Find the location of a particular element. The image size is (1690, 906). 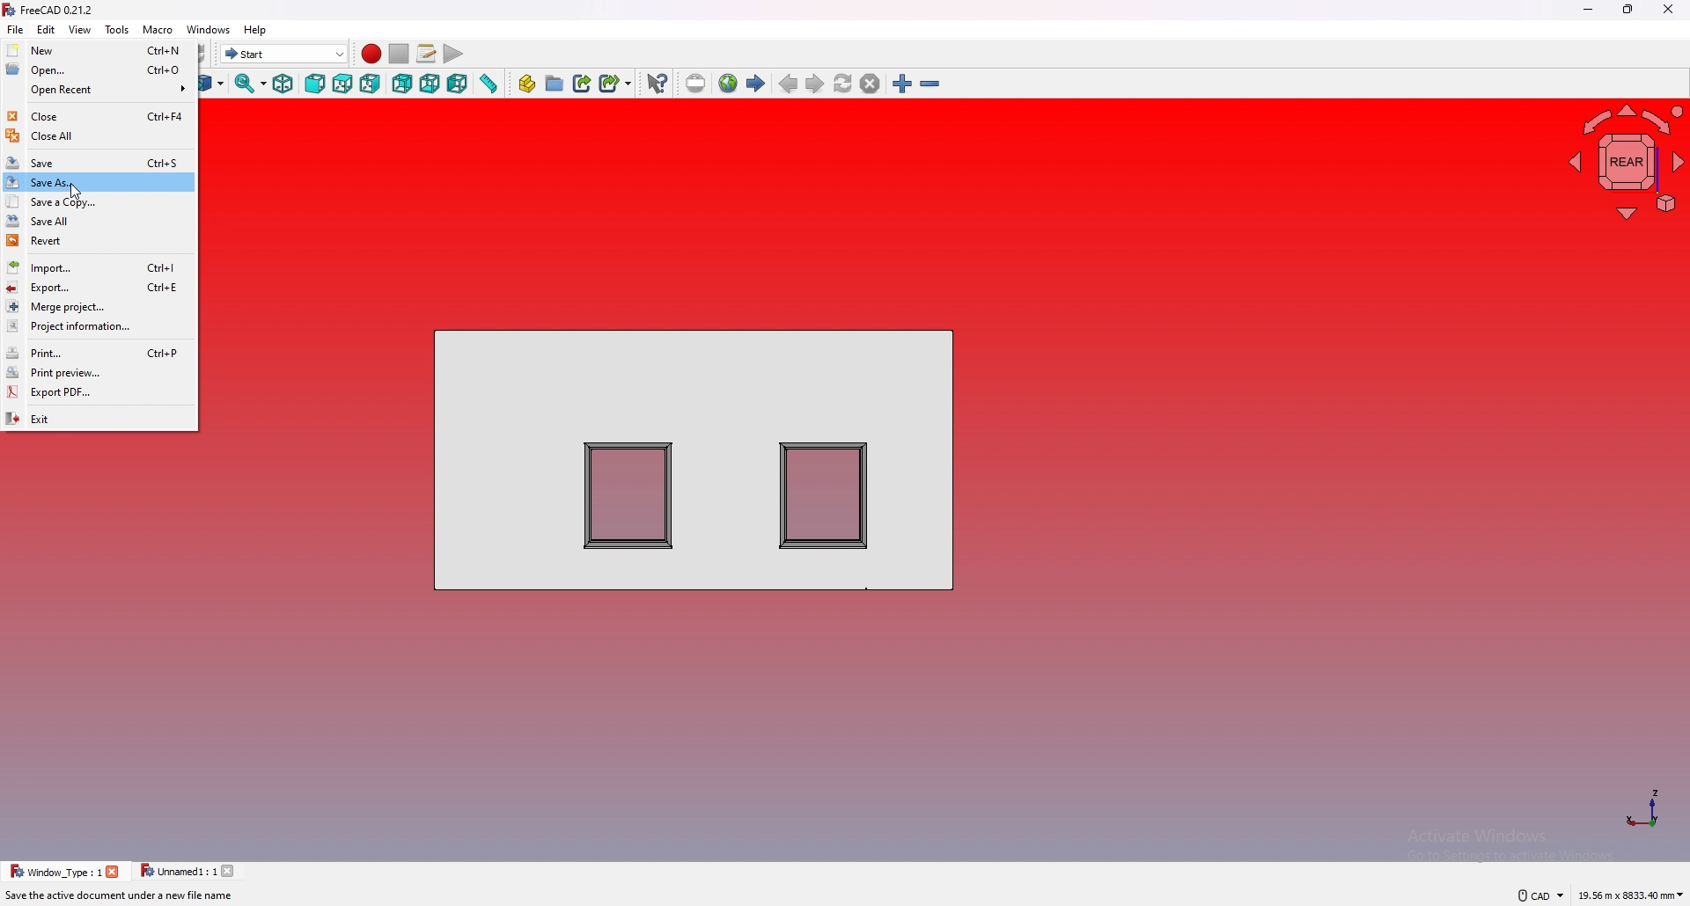

open website is located at coordinates (728, 84).